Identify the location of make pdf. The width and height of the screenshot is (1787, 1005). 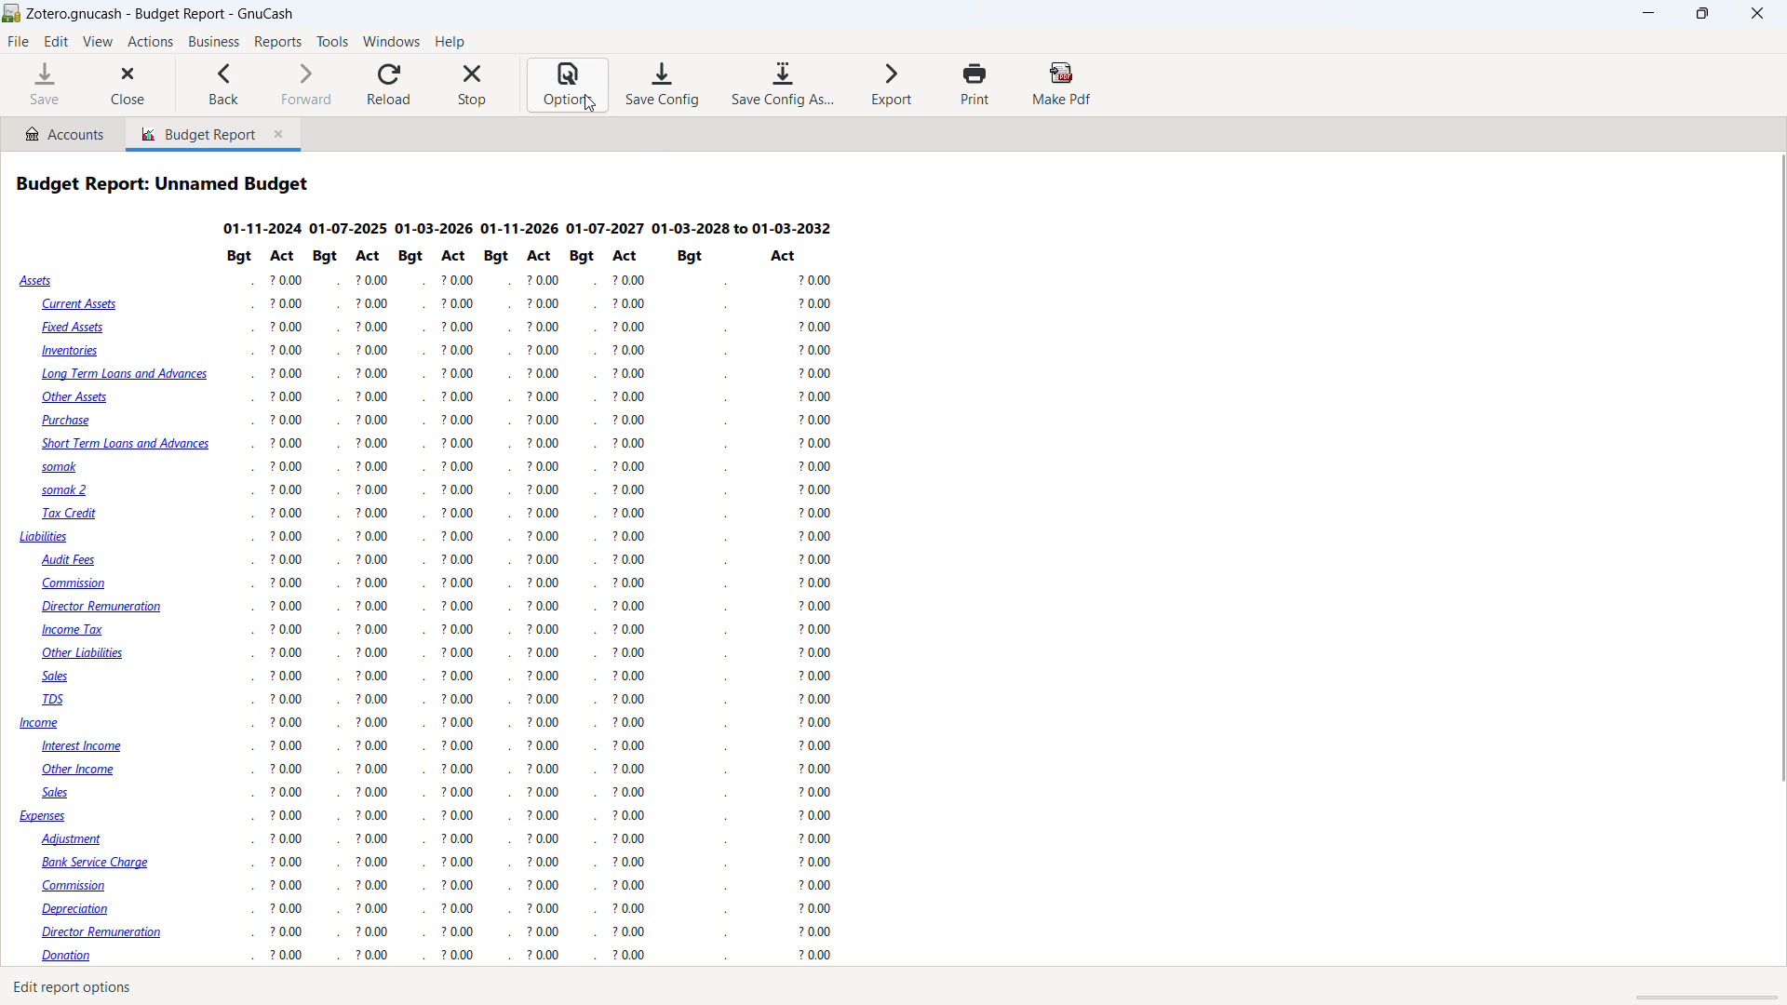
(1063, 84).